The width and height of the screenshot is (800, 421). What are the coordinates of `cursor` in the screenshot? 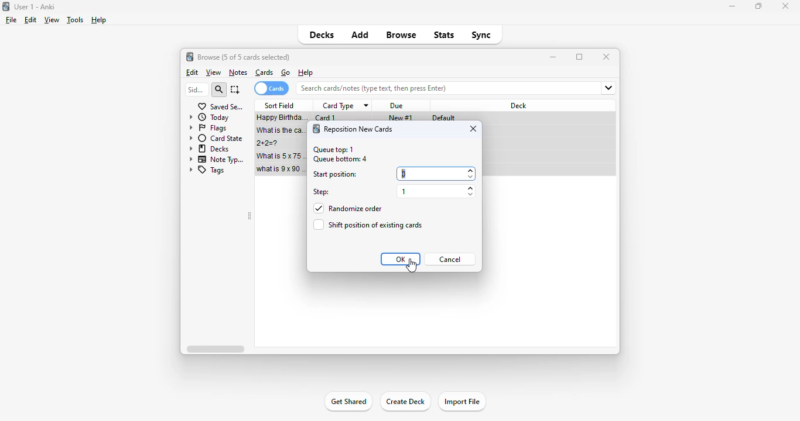 It's located at (412, 265).